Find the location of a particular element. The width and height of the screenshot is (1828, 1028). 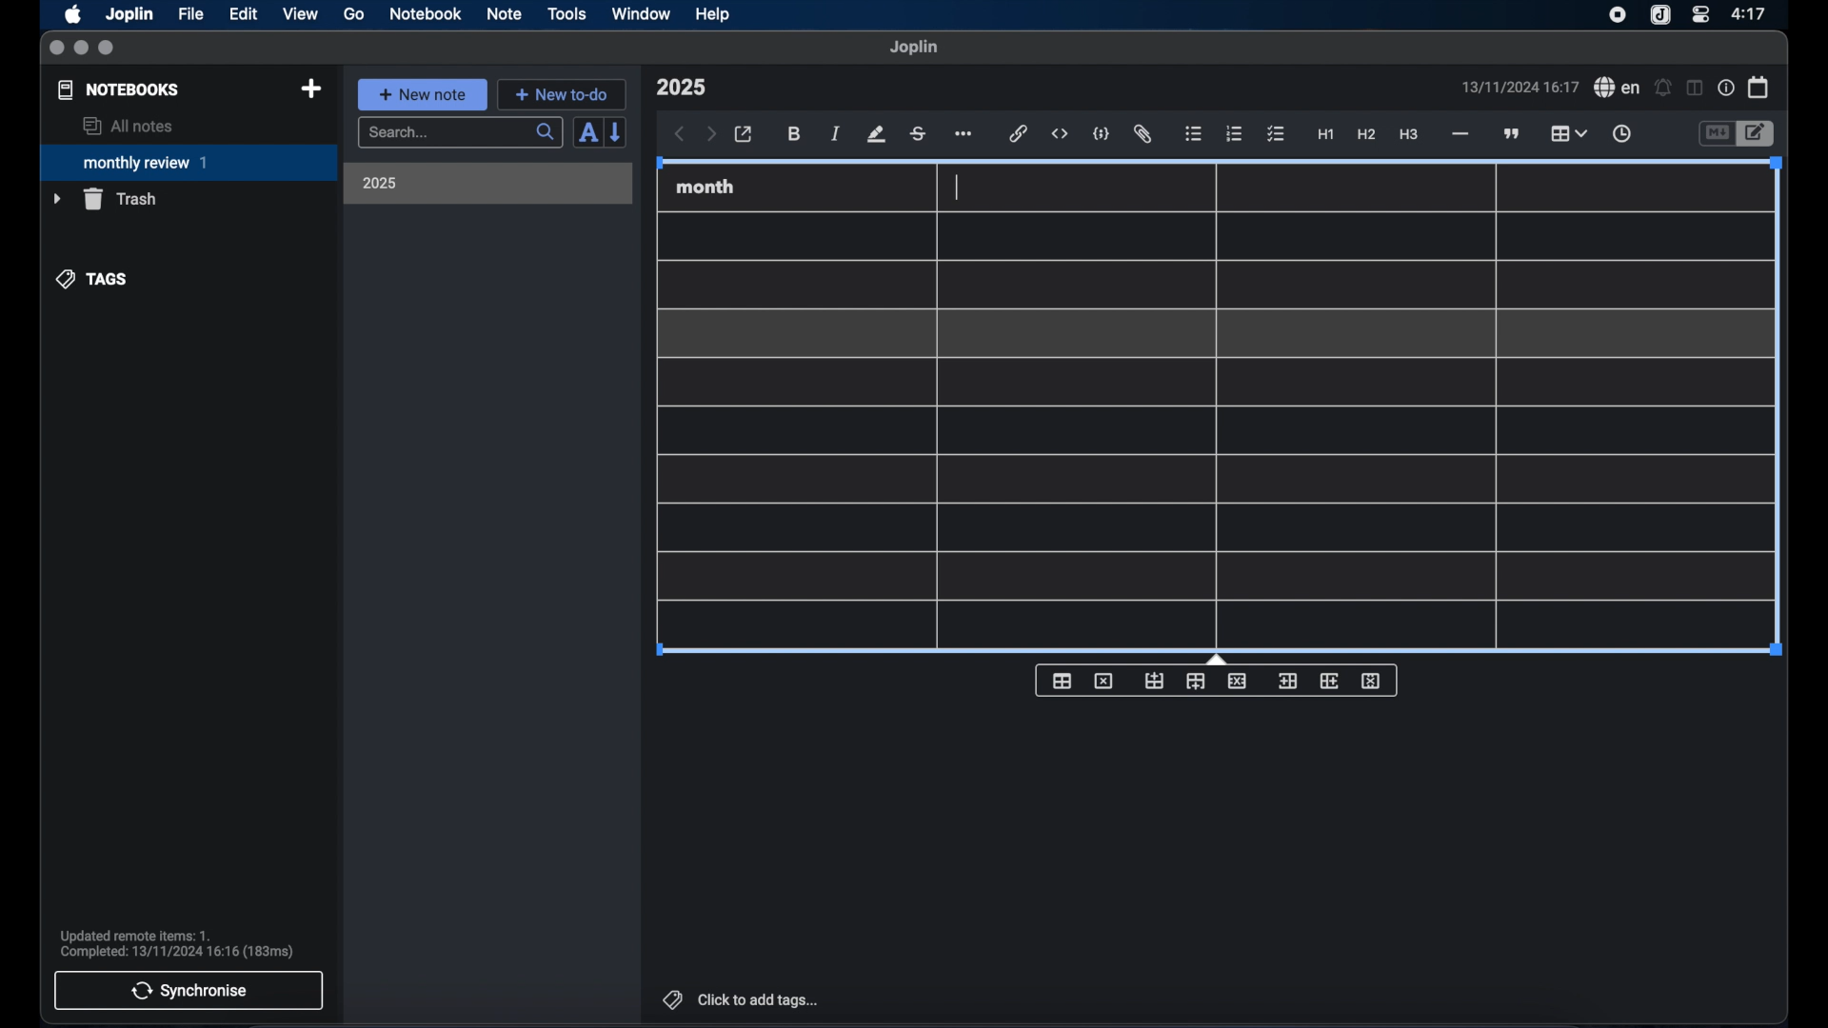

hyperlink is located at coordinates (1019, 133).